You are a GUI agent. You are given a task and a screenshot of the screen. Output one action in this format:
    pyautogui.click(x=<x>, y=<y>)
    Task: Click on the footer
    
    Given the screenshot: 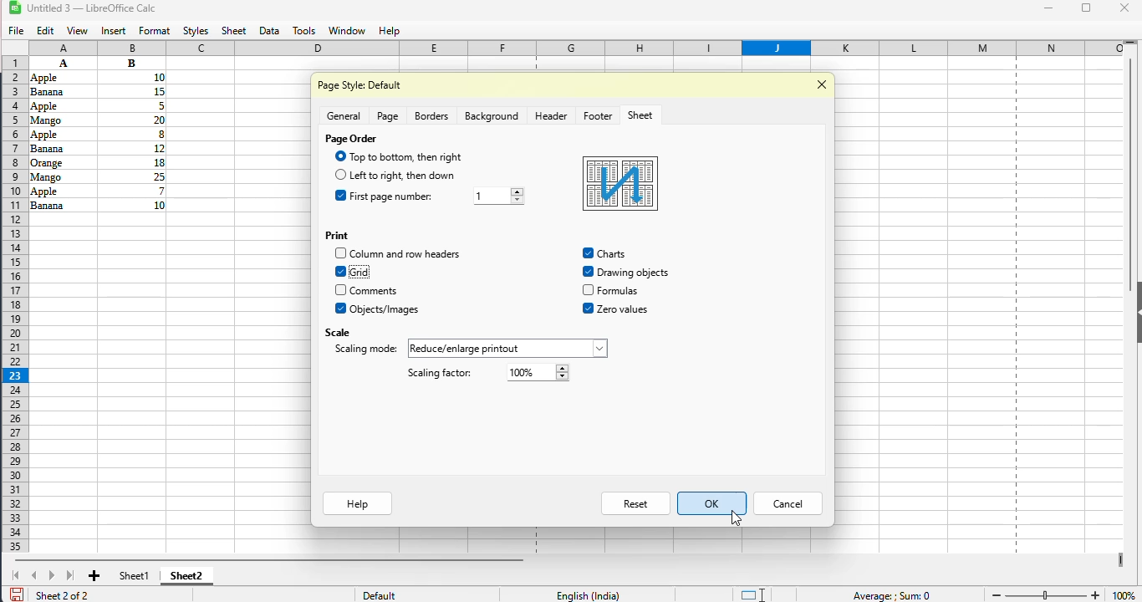 What is the action you would take?
    pyautogui.click(x=598, y=115)
    